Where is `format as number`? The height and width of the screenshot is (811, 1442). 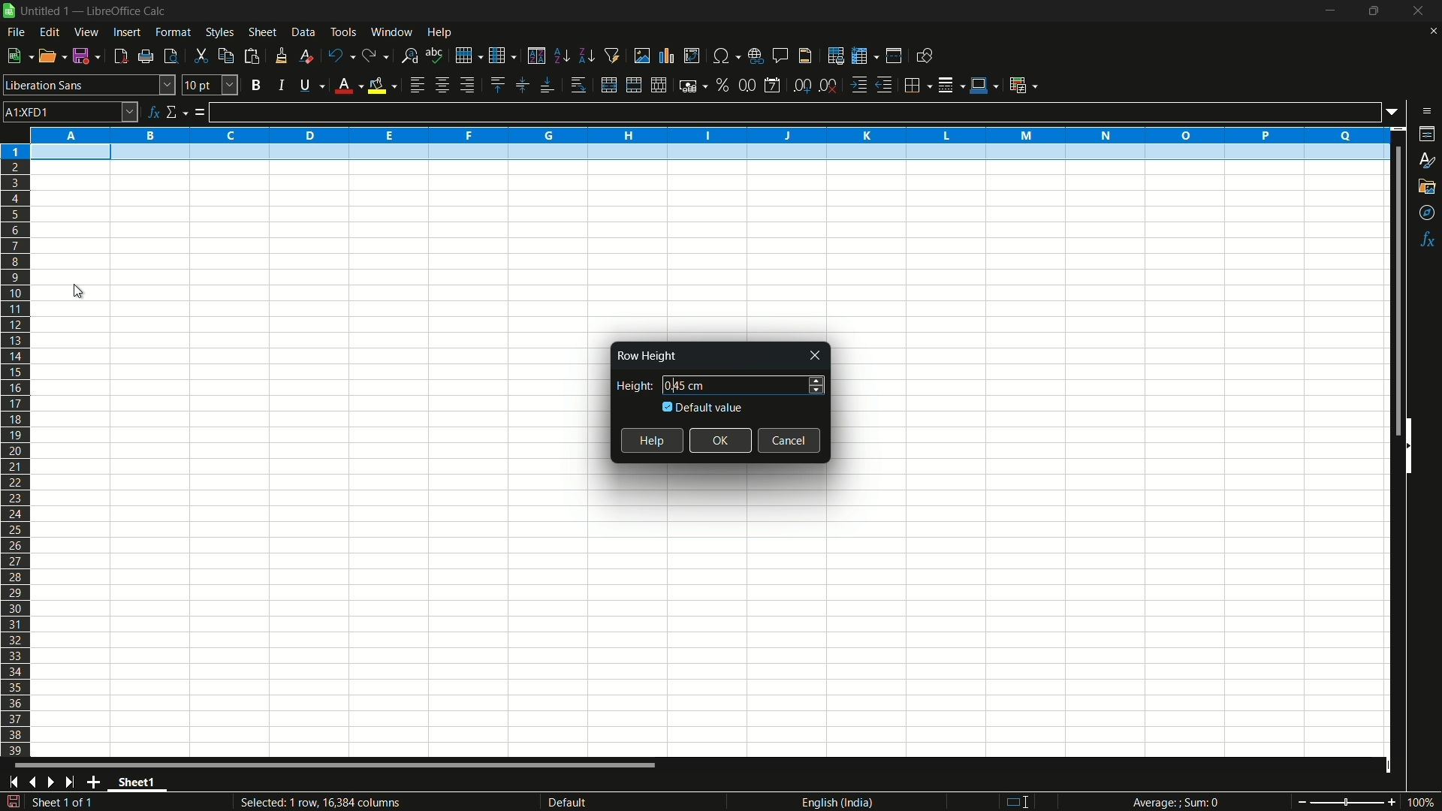 format as number is located at coordinates (747, 85).